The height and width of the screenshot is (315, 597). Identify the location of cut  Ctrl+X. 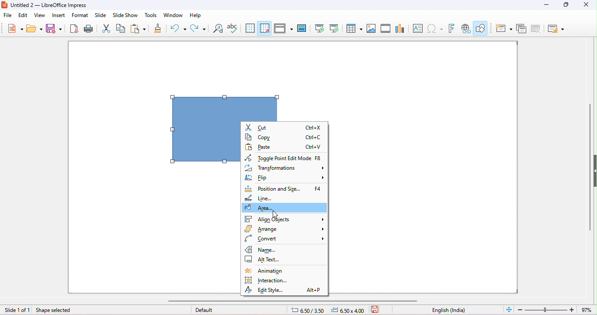
(284, 127).